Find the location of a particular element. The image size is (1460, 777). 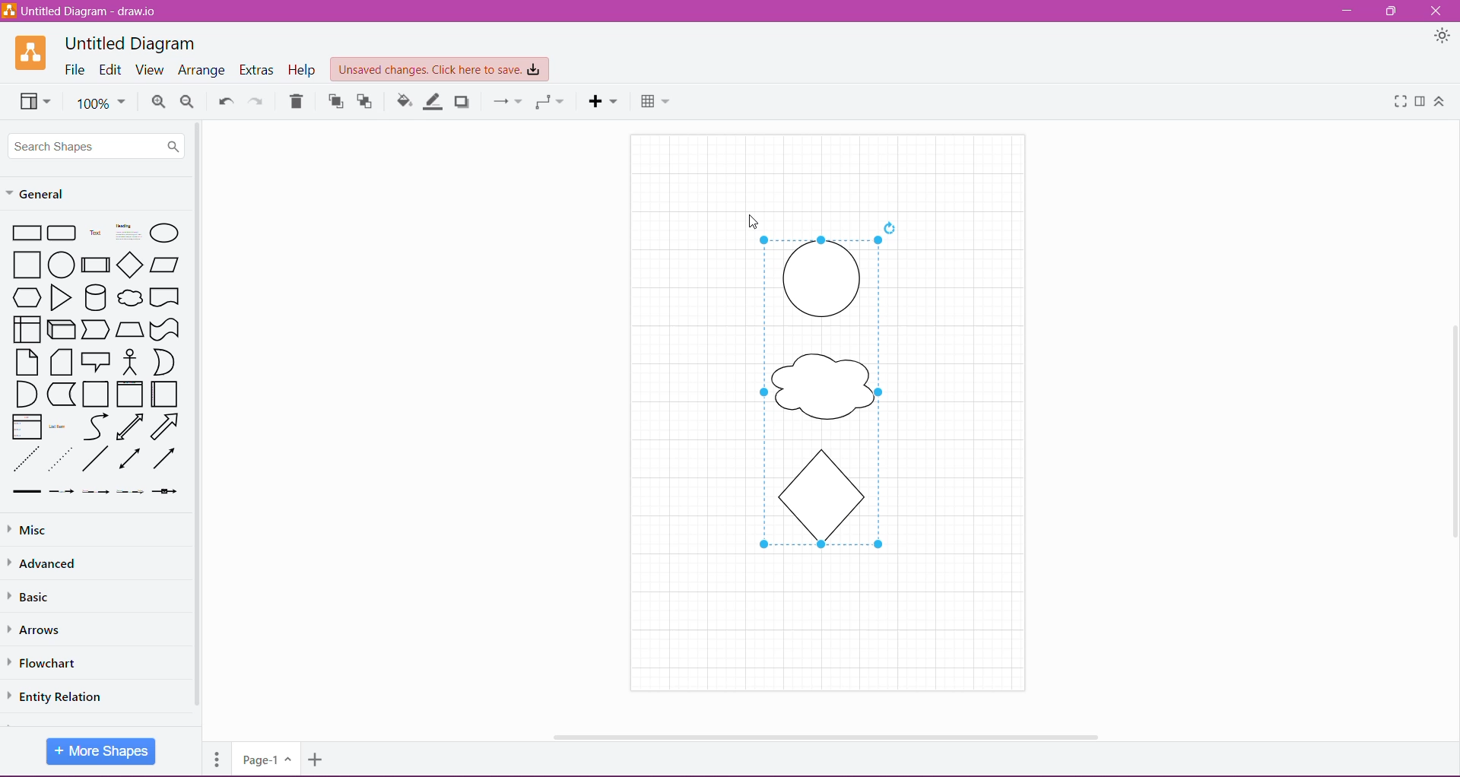

Pages is located at coordinates (214, 757).